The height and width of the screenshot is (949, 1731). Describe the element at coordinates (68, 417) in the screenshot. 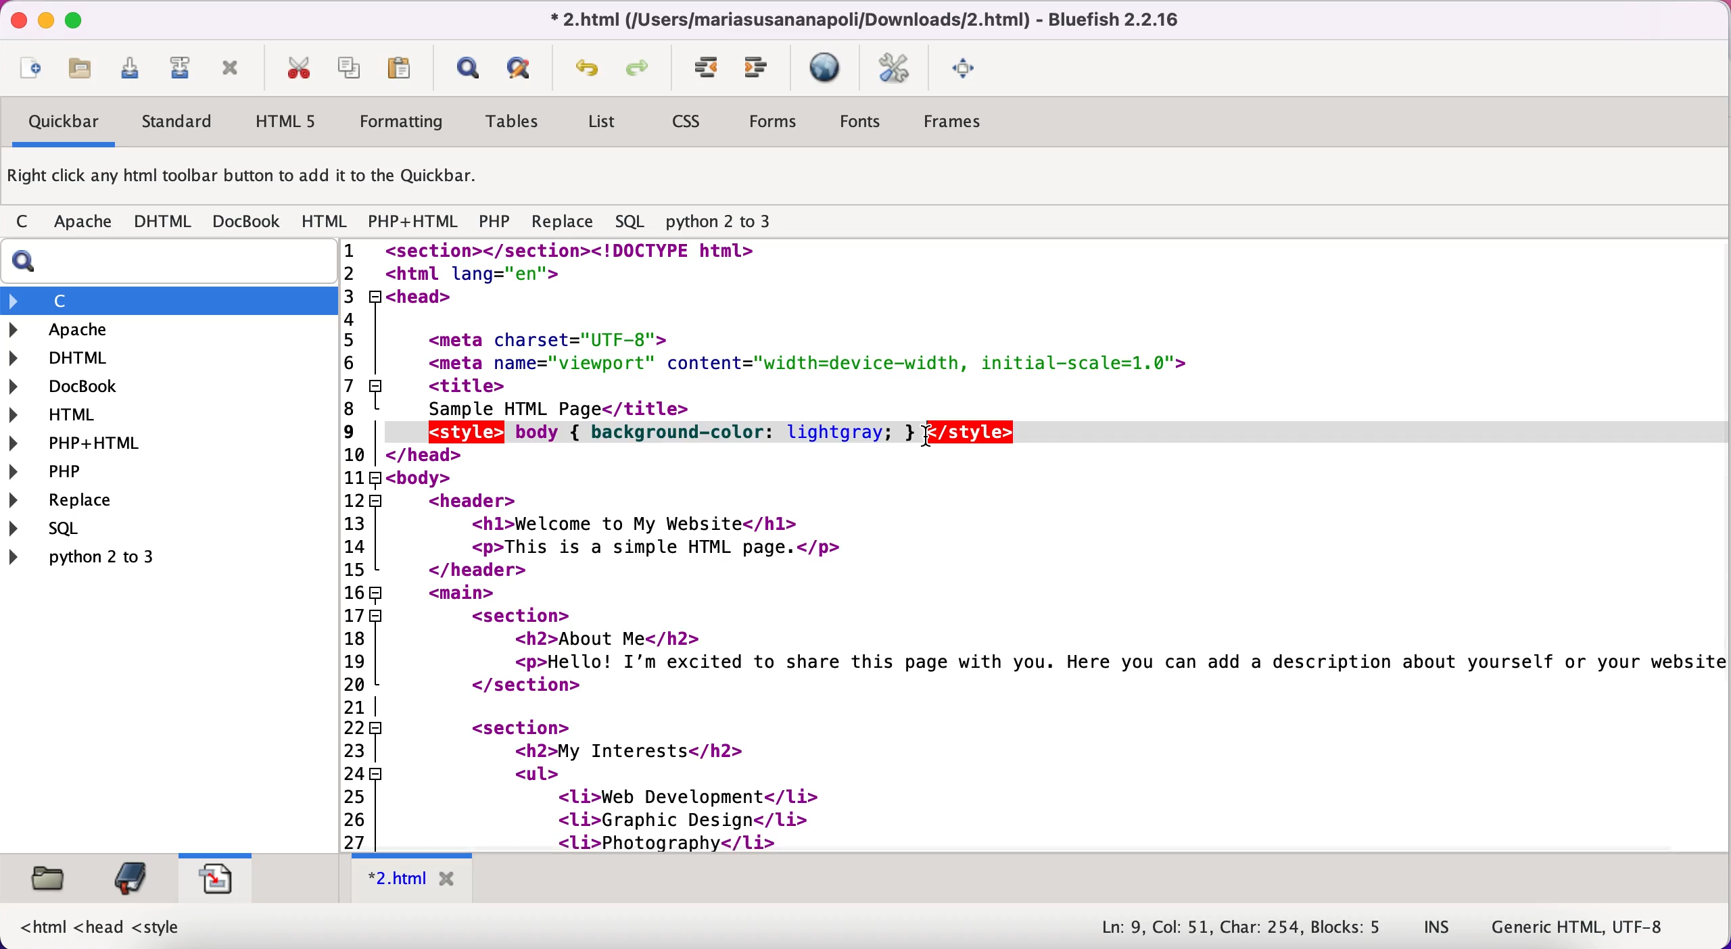

I see `html` at that location.